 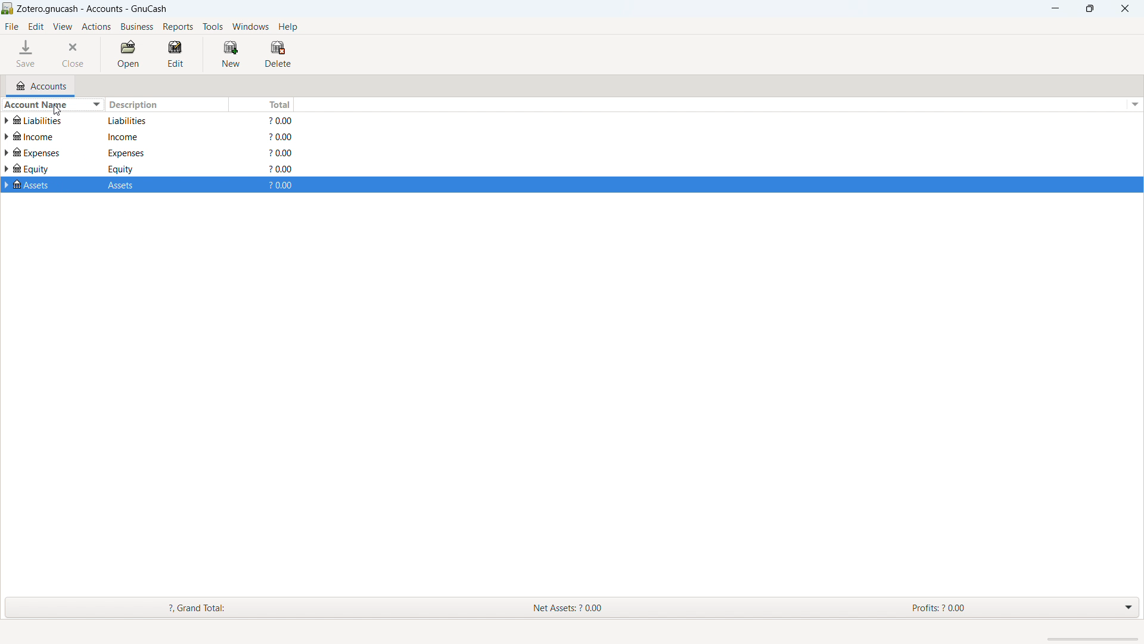 I want to click on account details of assets, so click(x=161, y=186).